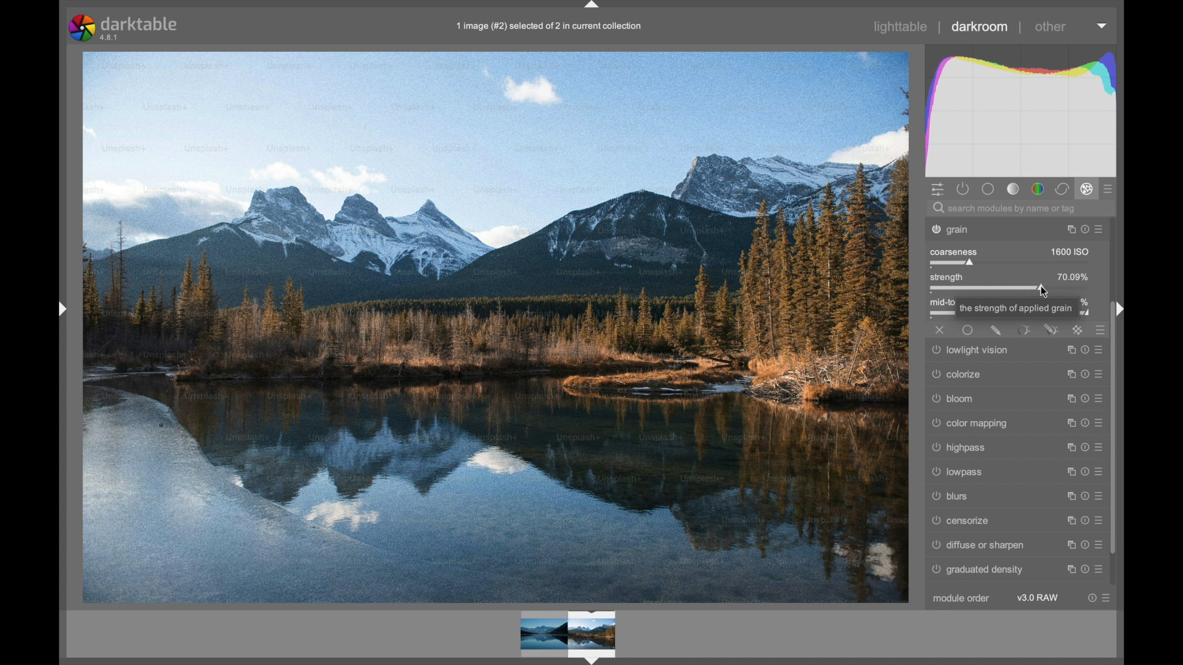  What do you see at coordinates (1038, 189) in the screenshot?
I see `color` at bounding box center [1038, 189].